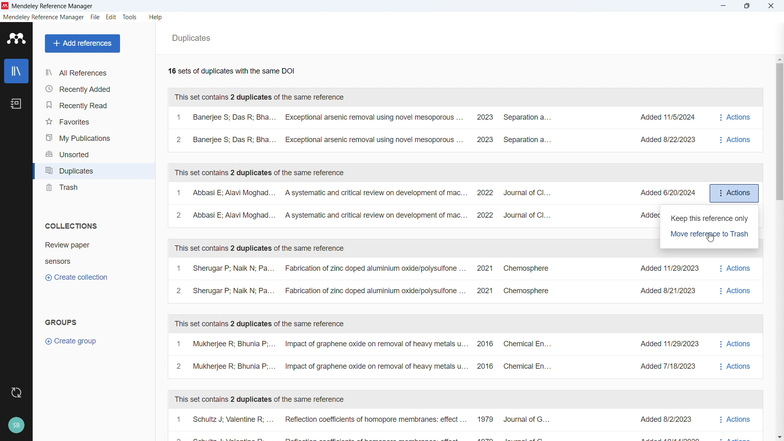  Describe the element at coordinates (93, 104) in the screenshot. I see `Recently read ` at that location.